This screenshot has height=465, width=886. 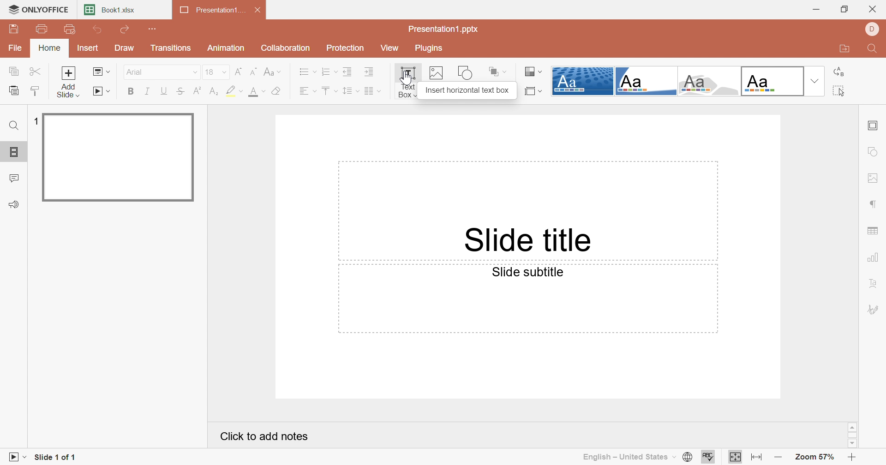 I want to click on Set document language, so click(x=689, y=457).